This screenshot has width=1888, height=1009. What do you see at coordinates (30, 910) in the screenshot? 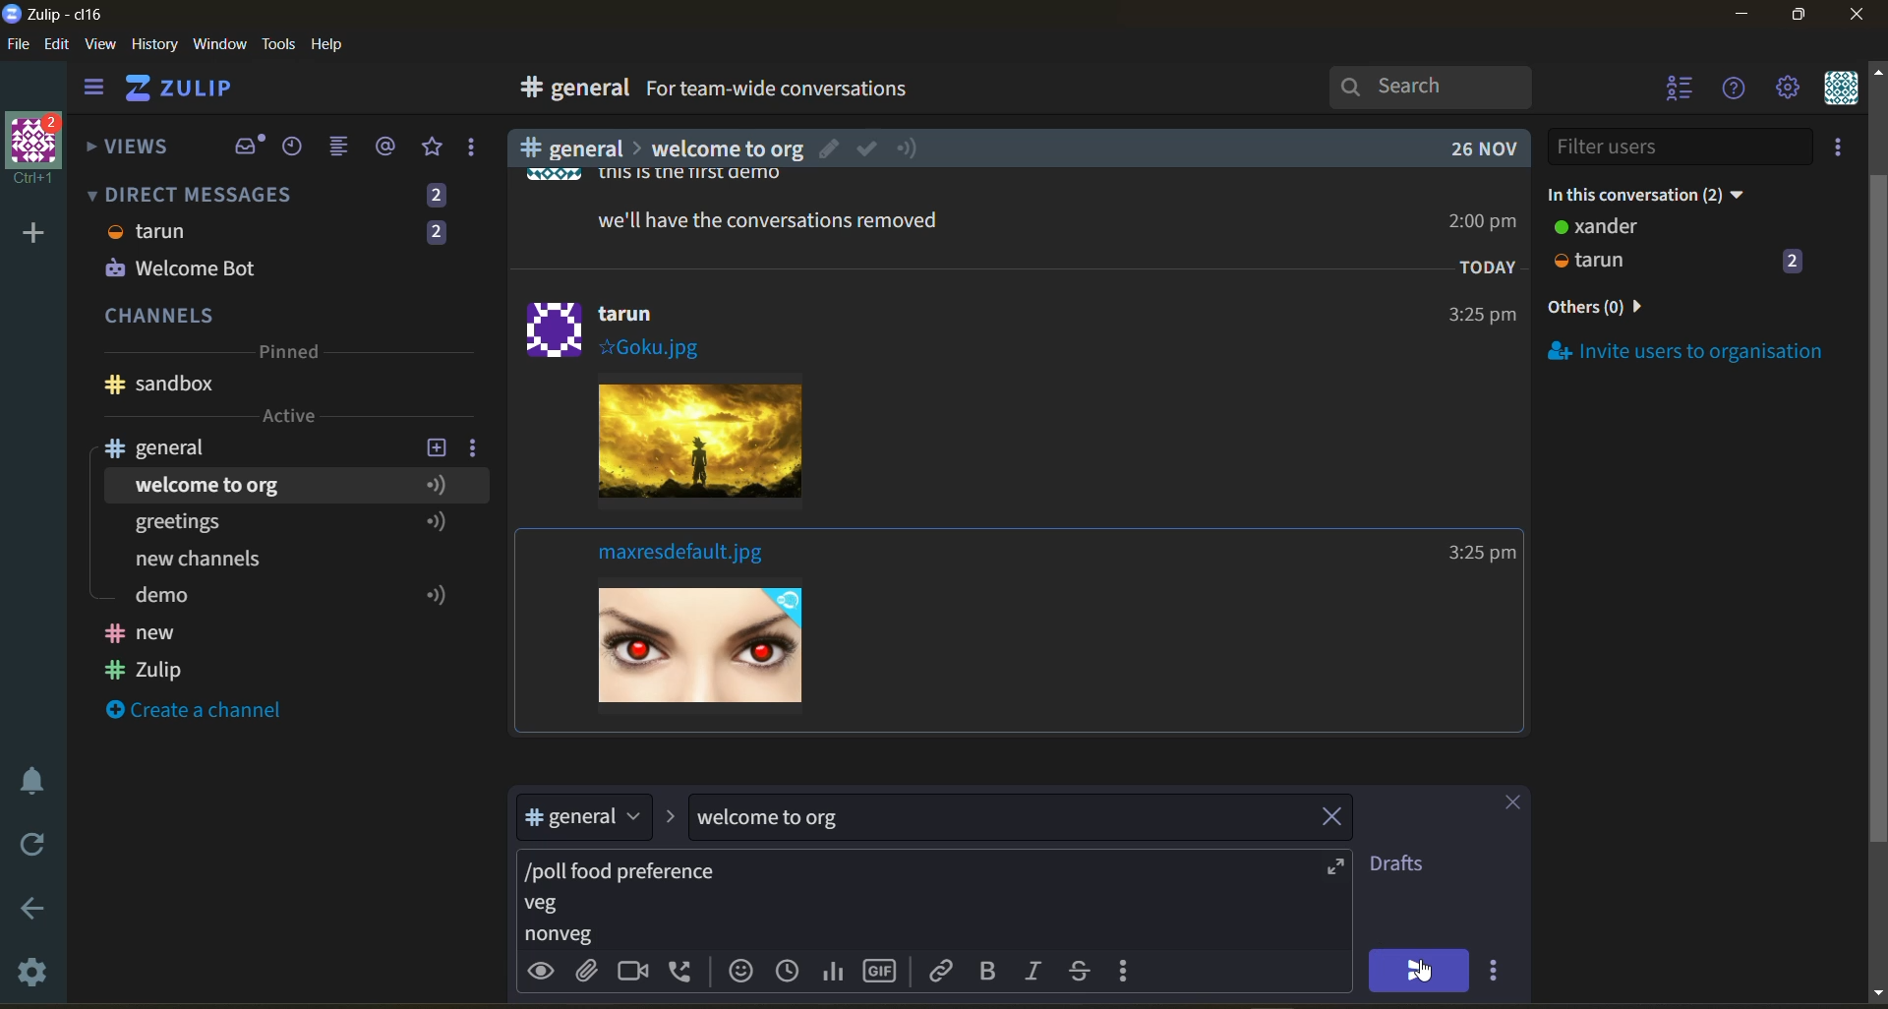
I see `go back` at bounding box center [30, 910].